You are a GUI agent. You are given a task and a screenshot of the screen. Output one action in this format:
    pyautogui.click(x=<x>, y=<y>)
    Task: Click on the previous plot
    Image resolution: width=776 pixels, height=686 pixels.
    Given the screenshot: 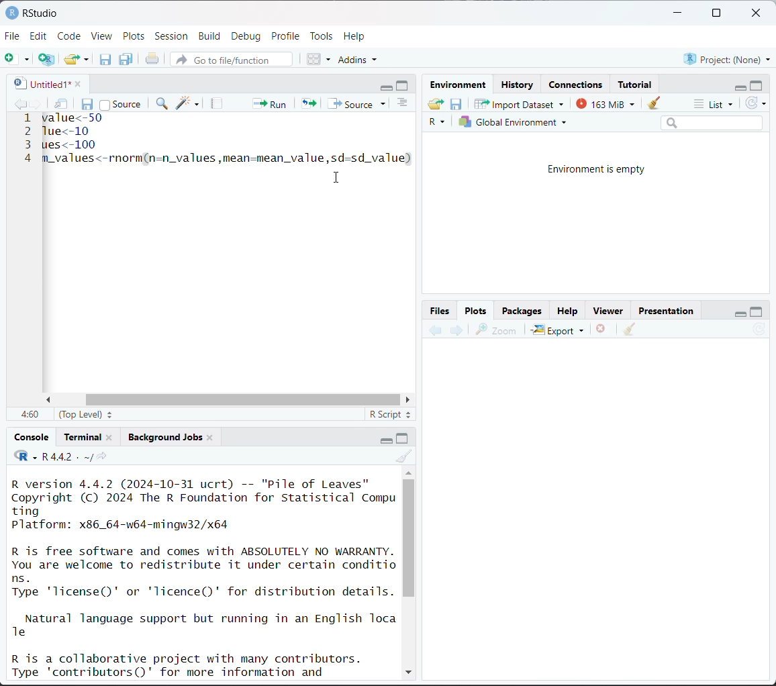 What is the action you would take?
    pyautogui.click(x=436, y=331)
    